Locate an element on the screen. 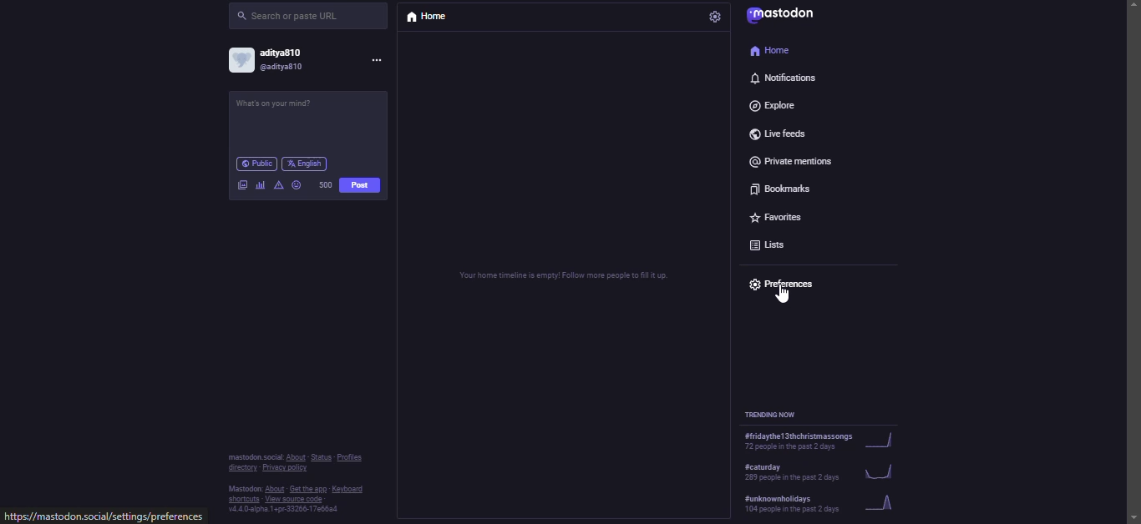 The image size is (1141, 524). Your home timeline is empty! Follow more people to fill it up. is located at coordinates (566, 276).